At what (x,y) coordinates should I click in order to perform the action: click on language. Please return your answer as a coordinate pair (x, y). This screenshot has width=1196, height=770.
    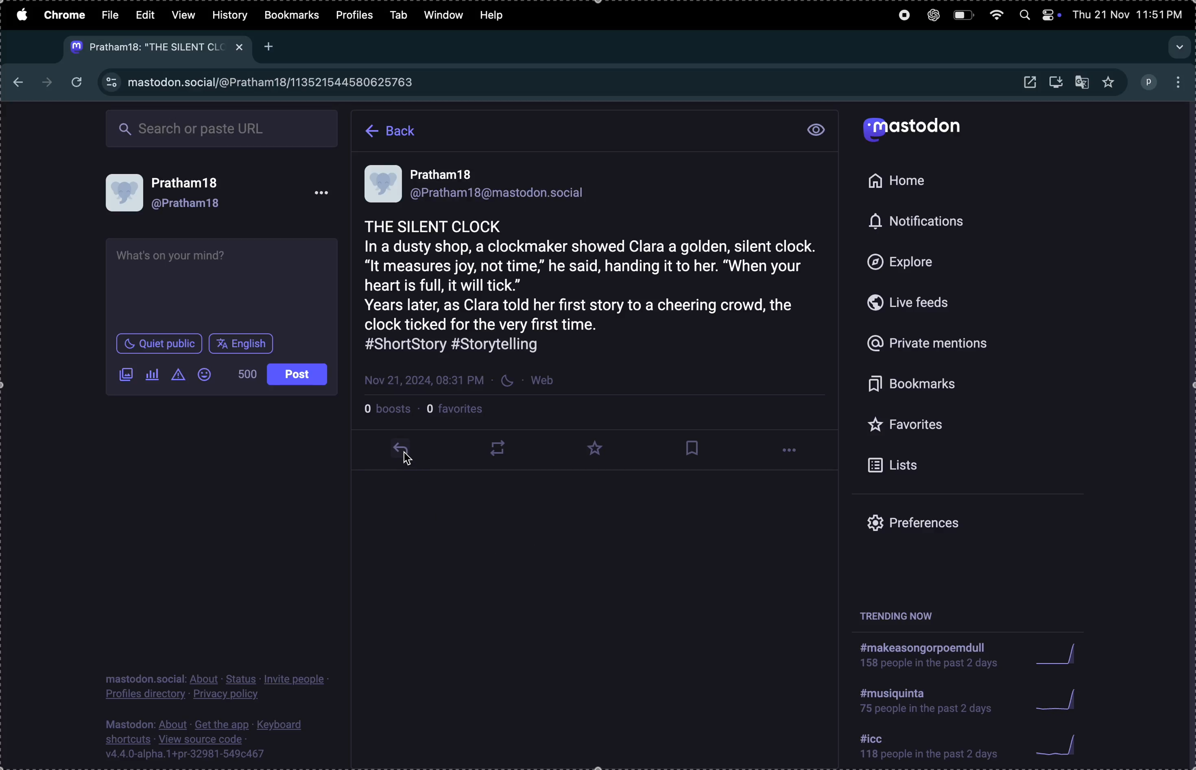
    Looking at the image, I should click on (243, 343).